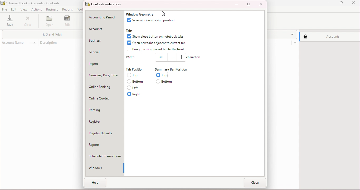 The image size is (360, 190). What do you see at coordinates (105, 133) in the screenshot?
I see `Register defaults` at bounding box center [105, 133].